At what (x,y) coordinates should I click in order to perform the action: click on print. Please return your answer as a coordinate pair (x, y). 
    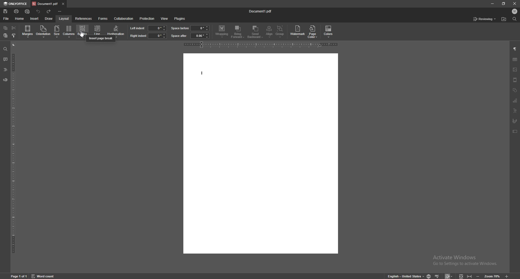
    Looking at the image, I should click on (17, 11).